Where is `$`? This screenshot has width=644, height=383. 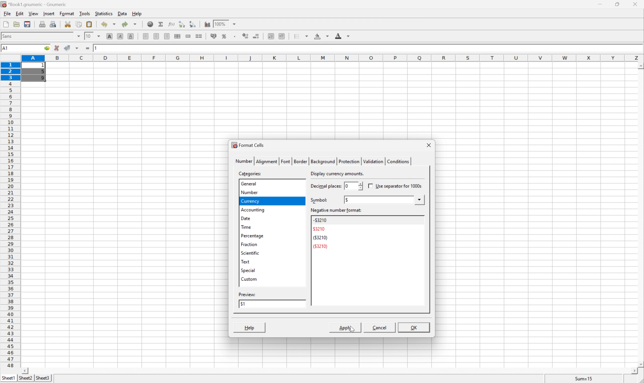 $ is located at coordinates (347, 200).